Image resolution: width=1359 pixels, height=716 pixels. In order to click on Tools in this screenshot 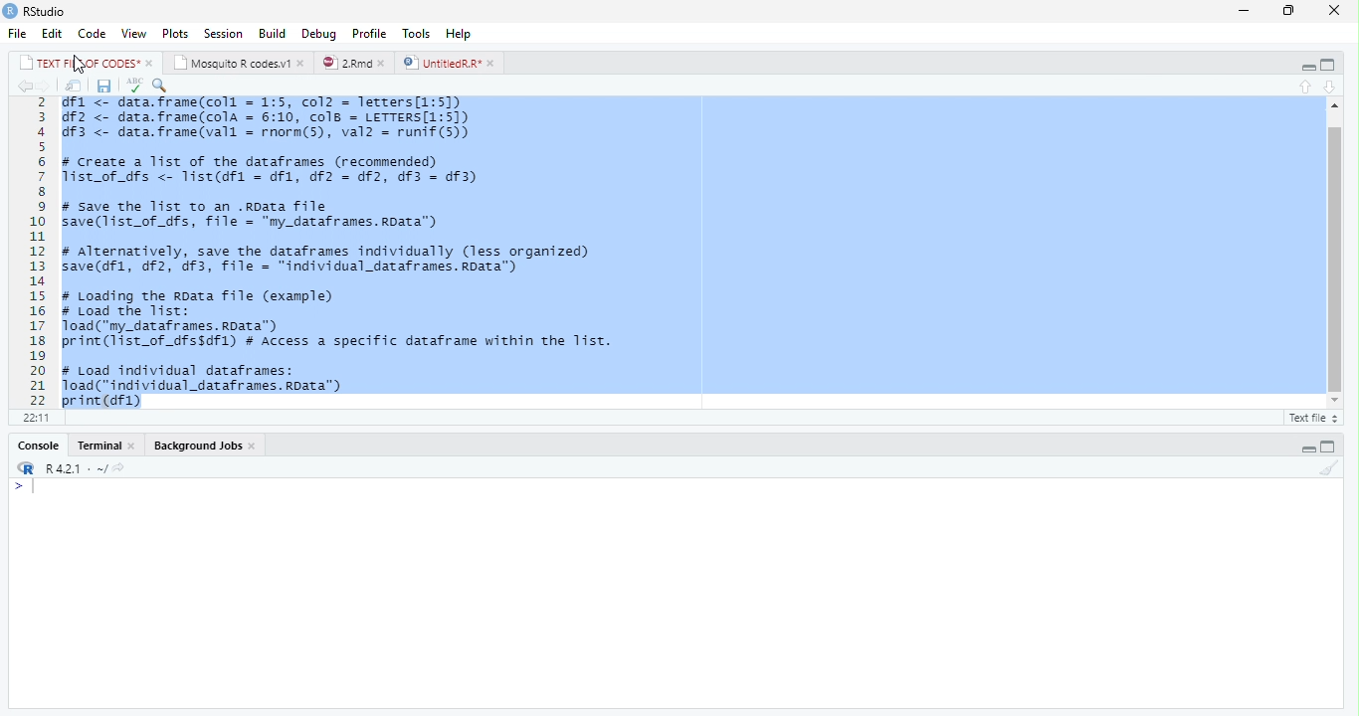, I will do `click(419, 33)`.